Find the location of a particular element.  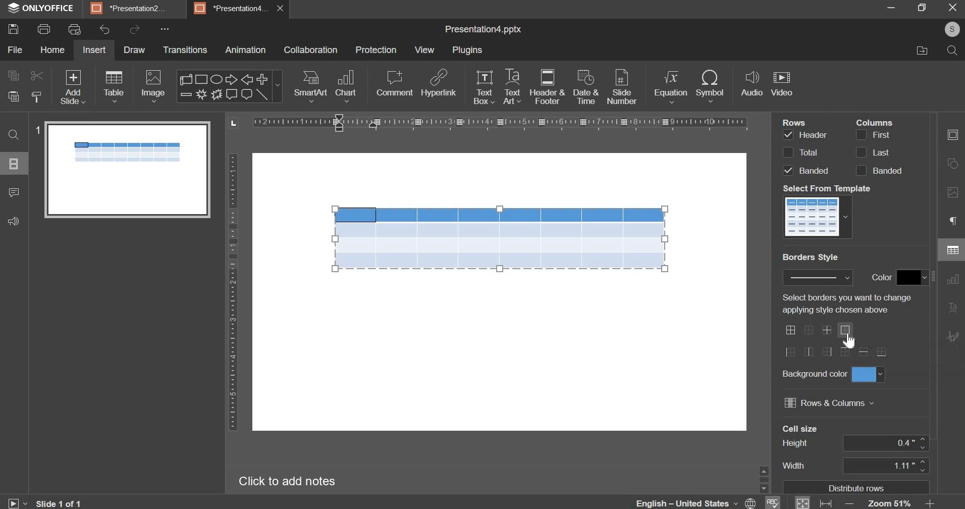

zoom 51% is located at coordinates (890, 503).